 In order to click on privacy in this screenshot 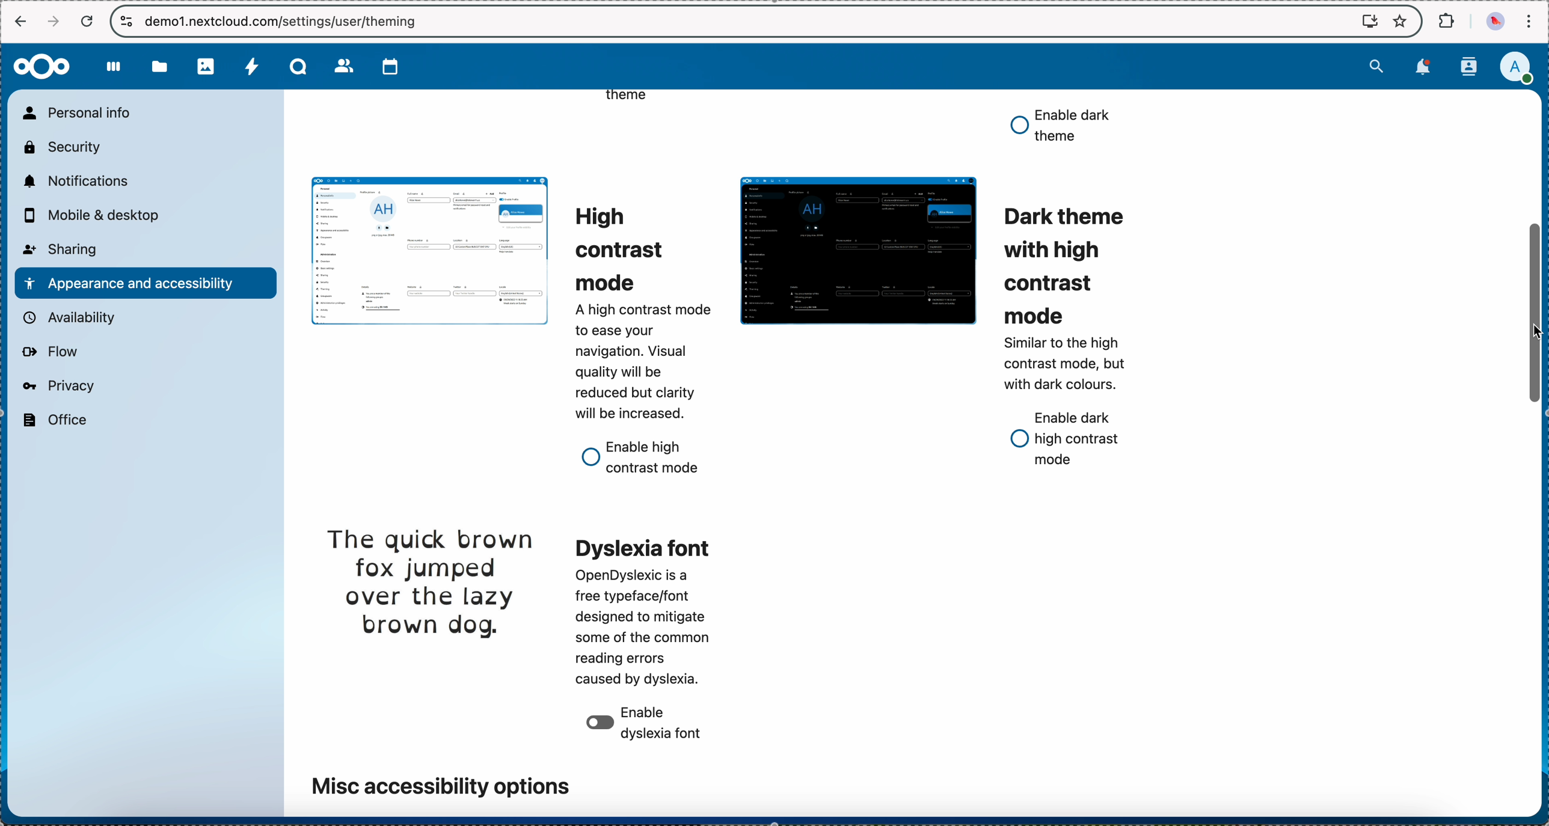, I will do `click(60, 387)`.